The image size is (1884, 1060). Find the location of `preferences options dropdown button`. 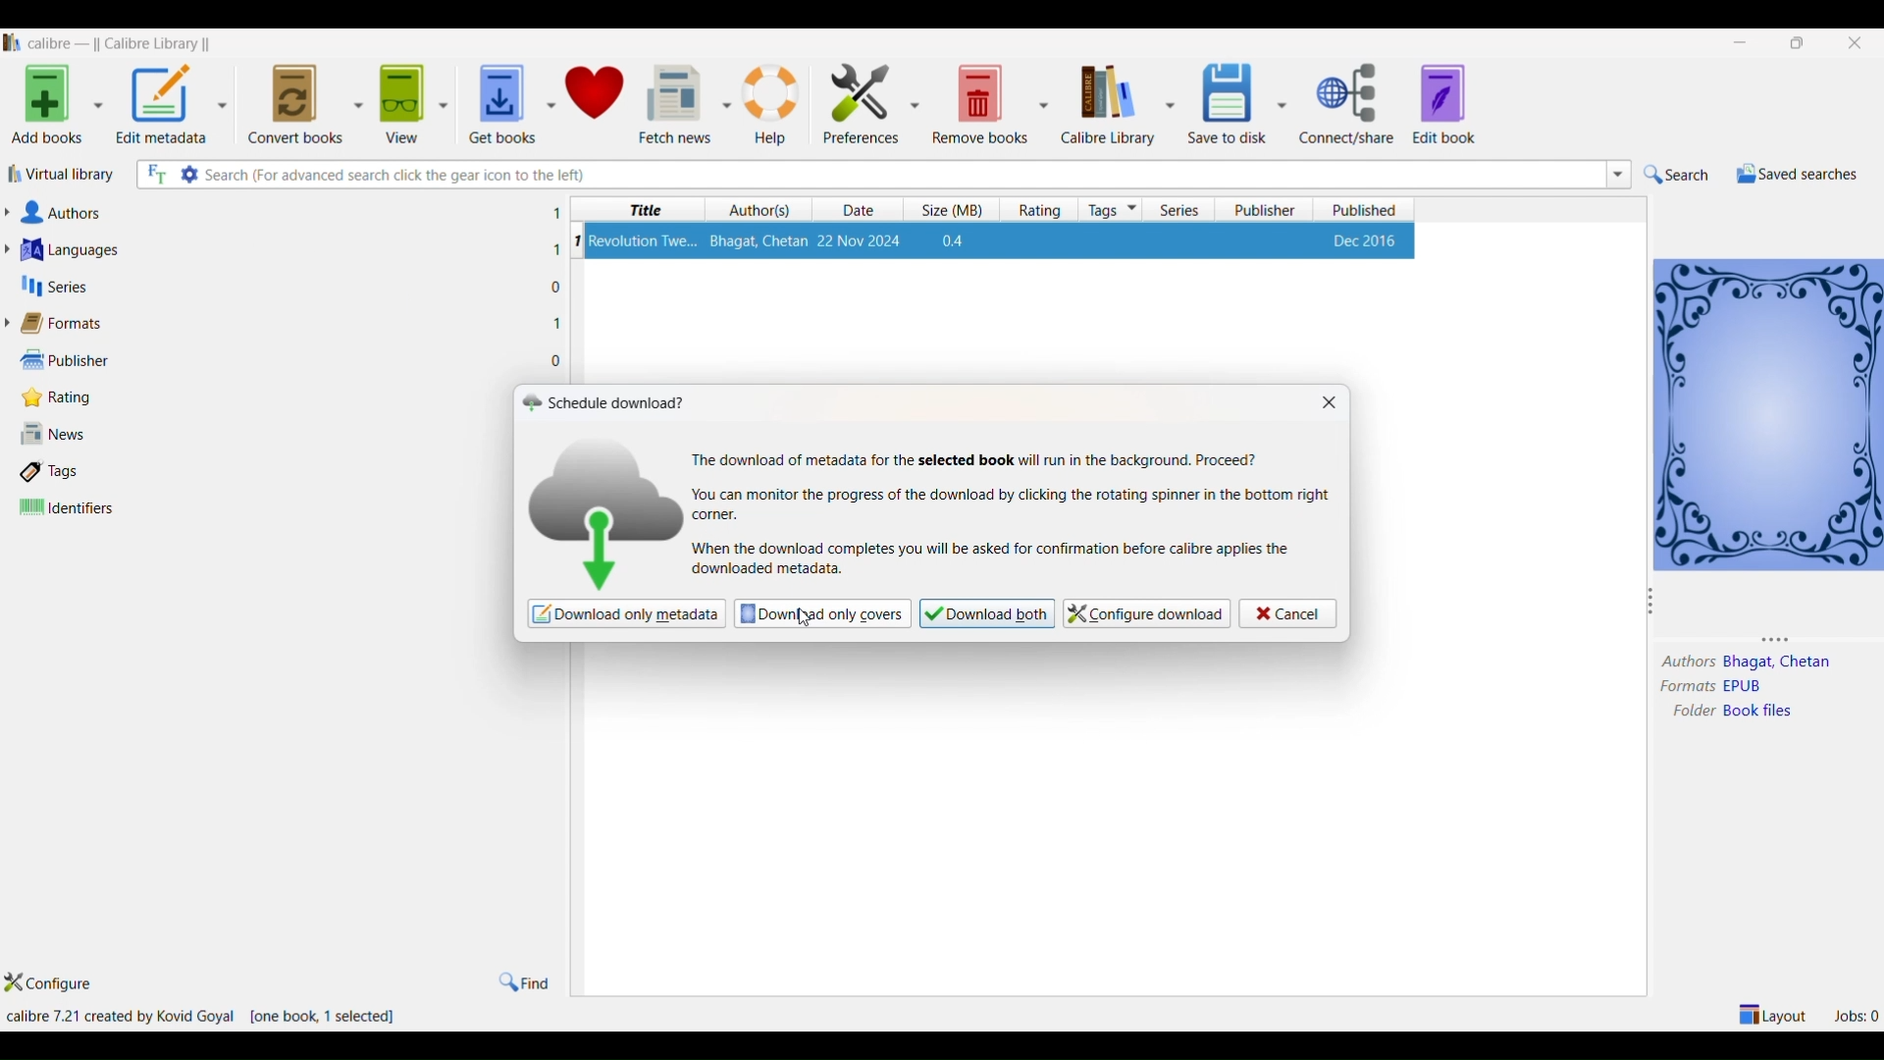

preferences options dropdown button is located at coordinates (916, 104).